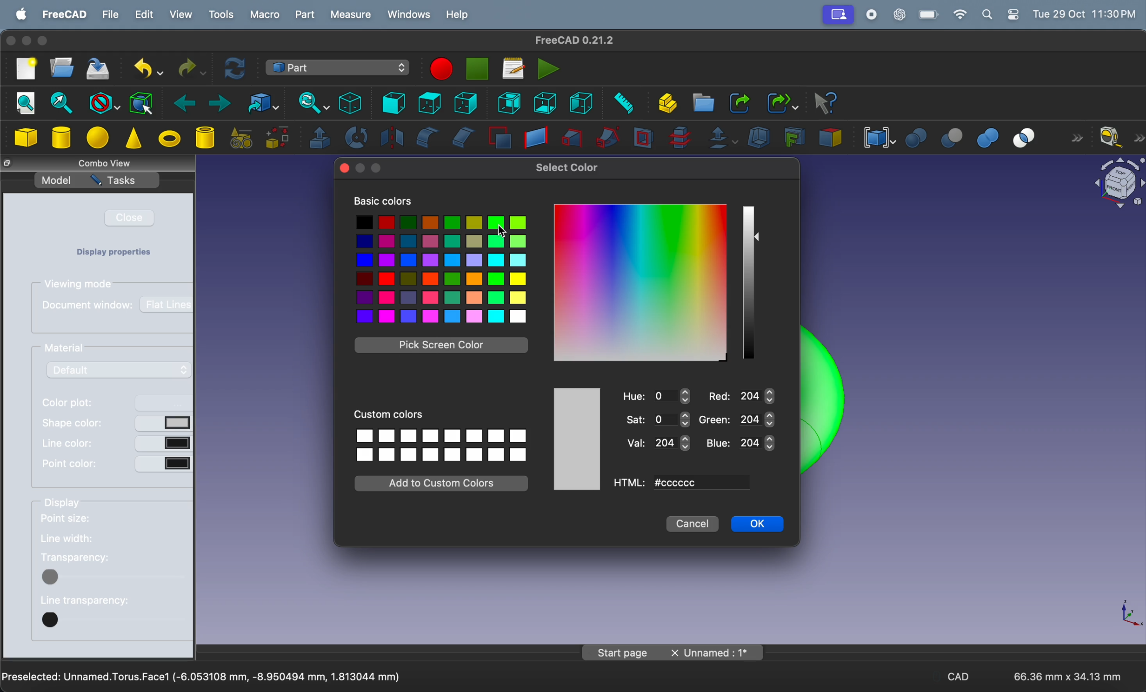 The height and width of the screenshot is (692, 1146). Describe the element at coordinates (680, 138) in the screenshot. I see `cross section` at that location.